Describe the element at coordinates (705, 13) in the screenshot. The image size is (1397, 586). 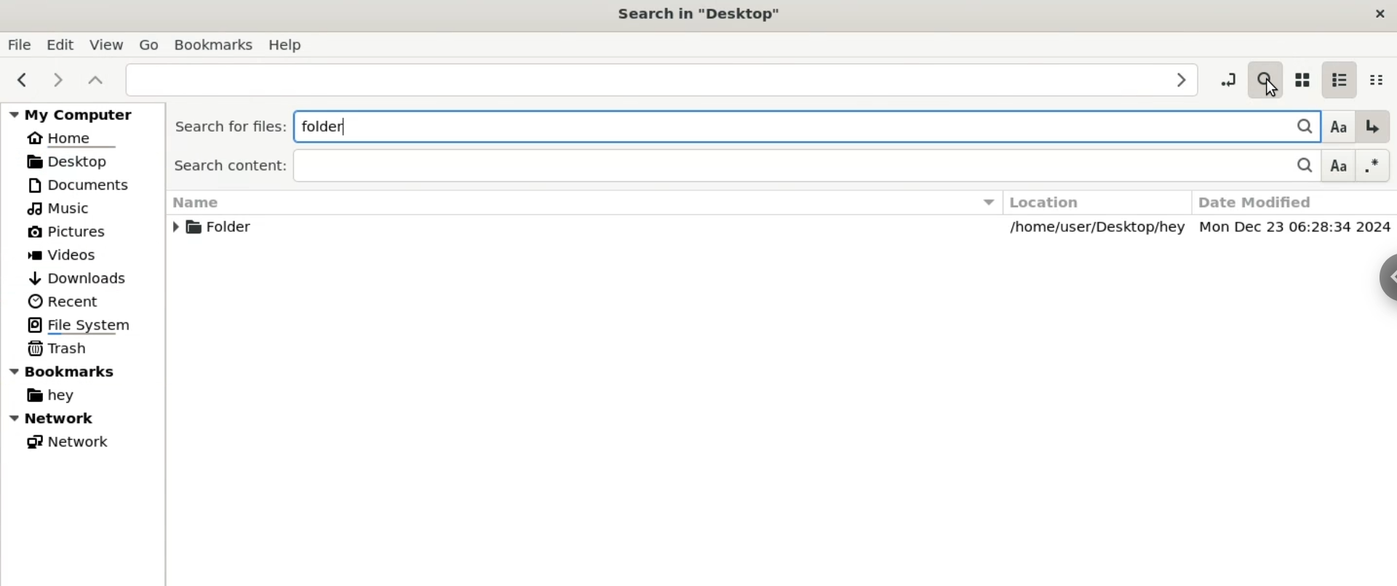
I see `Search in "Desktop"` at that location.